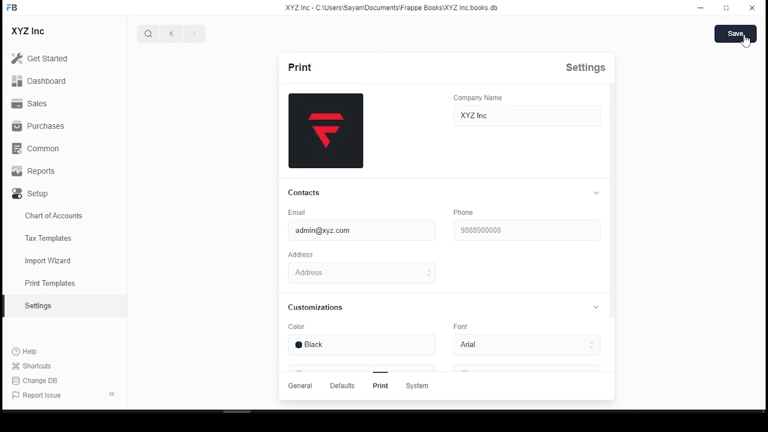 The height and width of the screenshot is (432, 768). I want to click on Help, so click(26, 352).